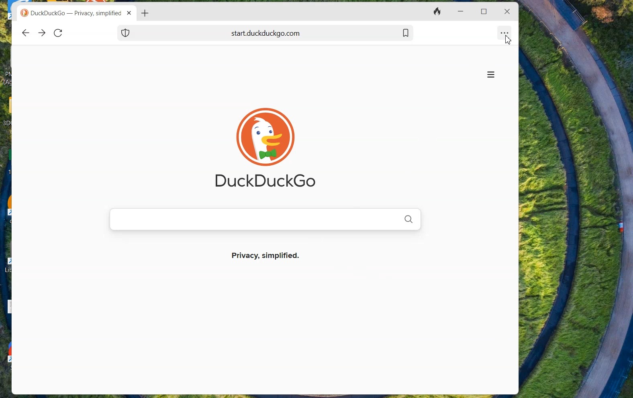 The height and width of the screenshot is (398, 633). I want to click on Minimize, so click(459, 12).